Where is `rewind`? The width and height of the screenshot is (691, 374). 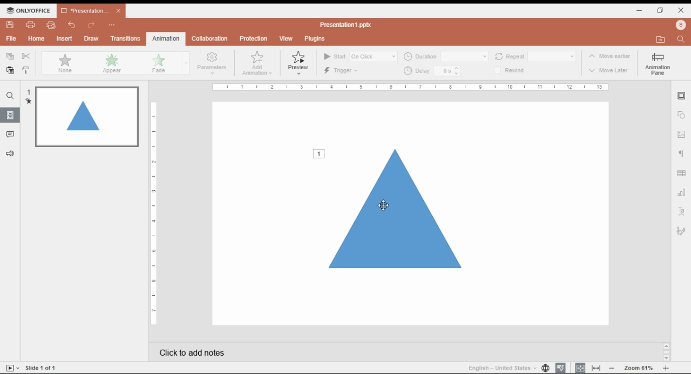 rewind is located at coordinates (510, 70).